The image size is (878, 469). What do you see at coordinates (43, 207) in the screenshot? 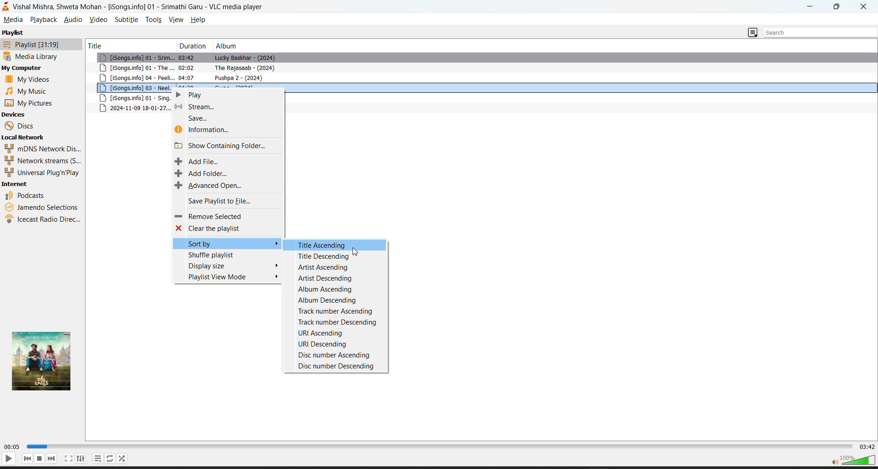
I see `jamendo selection` at bounding box center [43, 207].